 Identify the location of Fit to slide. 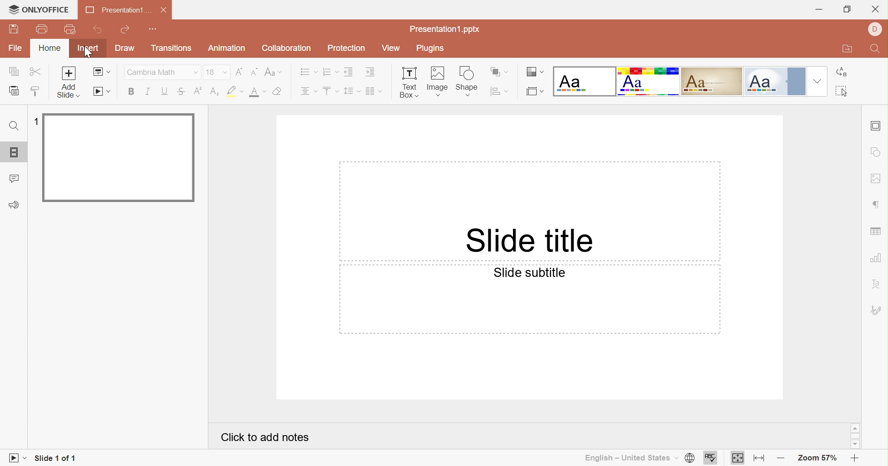
(739, 458).